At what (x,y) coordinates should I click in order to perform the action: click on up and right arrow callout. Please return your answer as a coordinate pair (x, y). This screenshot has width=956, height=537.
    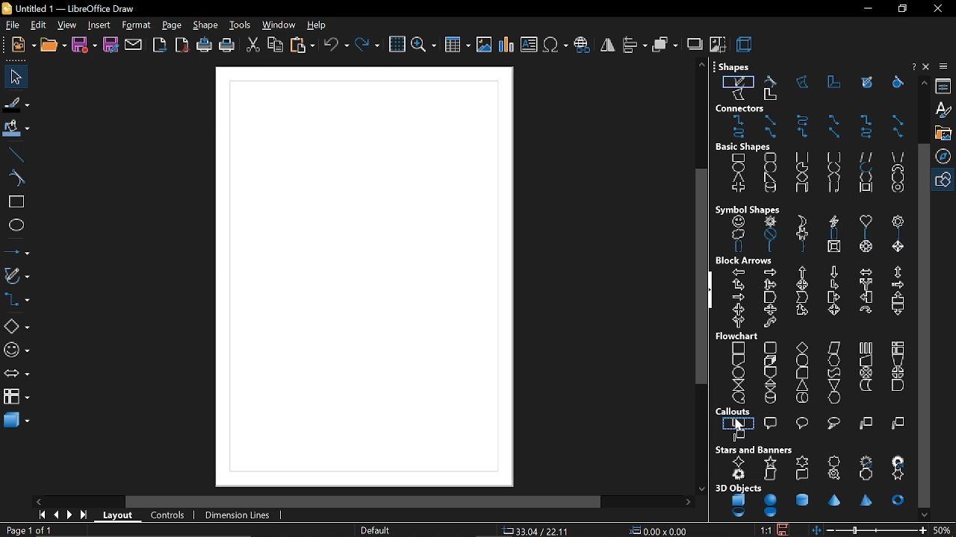
    Looking at the image, I should click on (801, 312).